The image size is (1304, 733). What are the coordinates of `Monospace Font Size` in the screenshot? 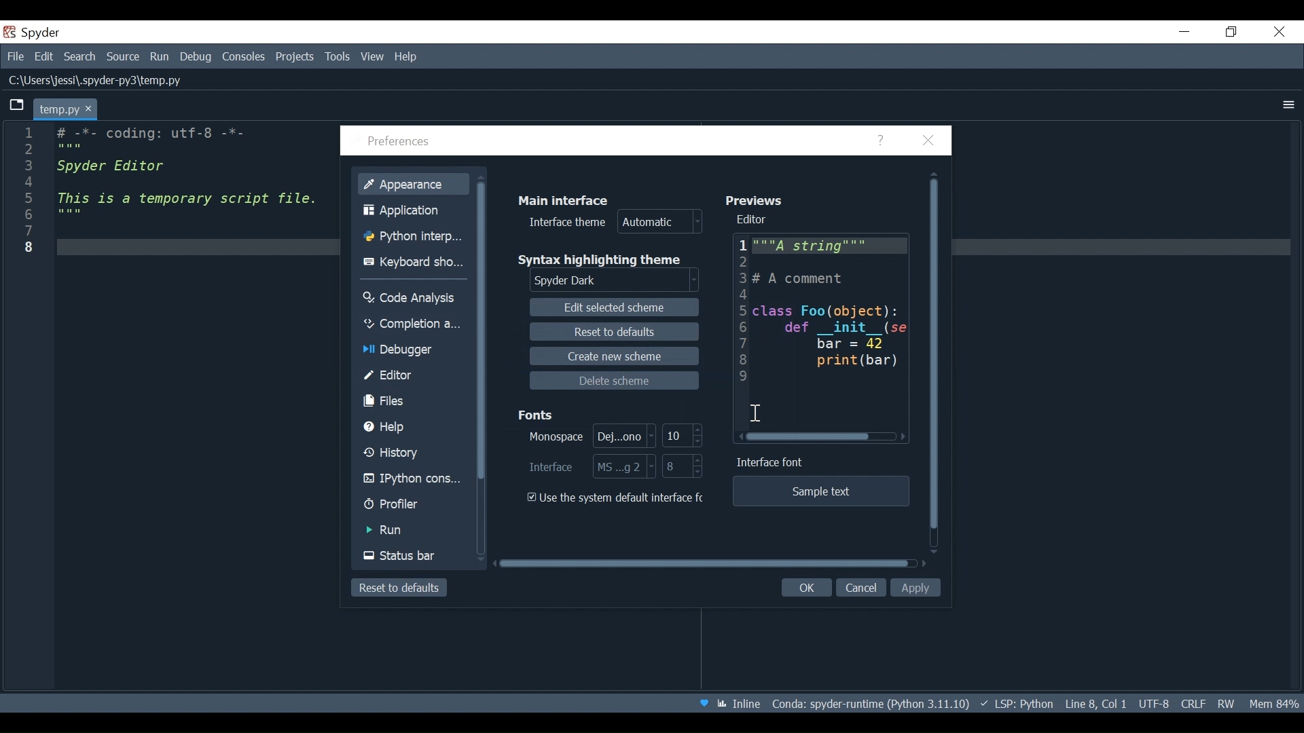 It's located at (683, 436).